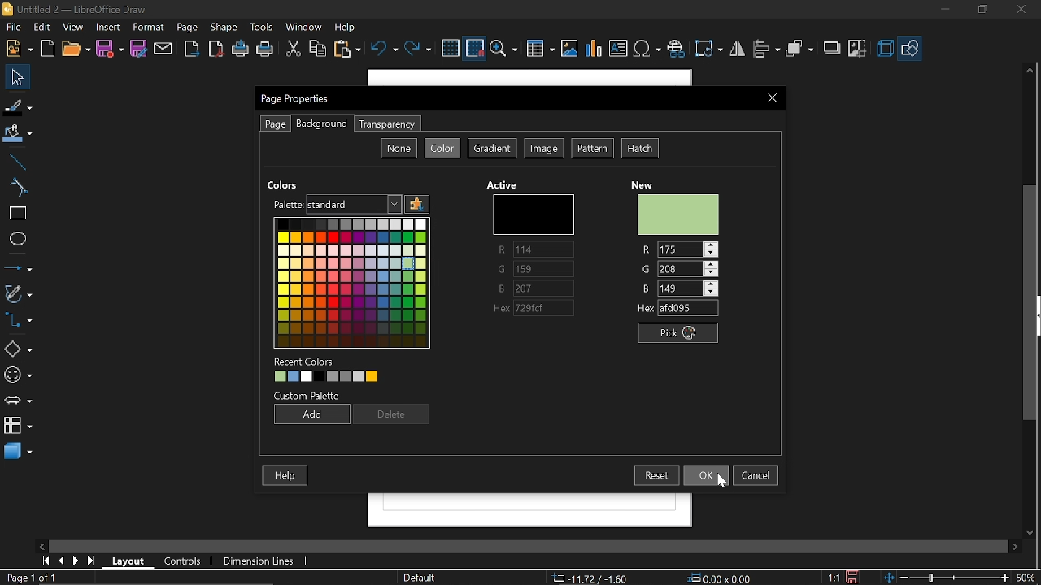  What do you see at coordinates (418, 50) in the screenshot?
I see `Redo` at bounding box center [418, 50].